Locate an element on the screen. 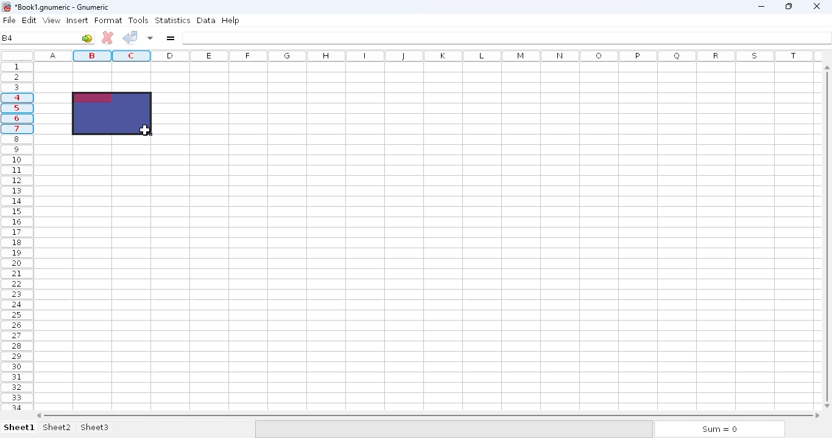  statistics is located at coordinates (172, 20).